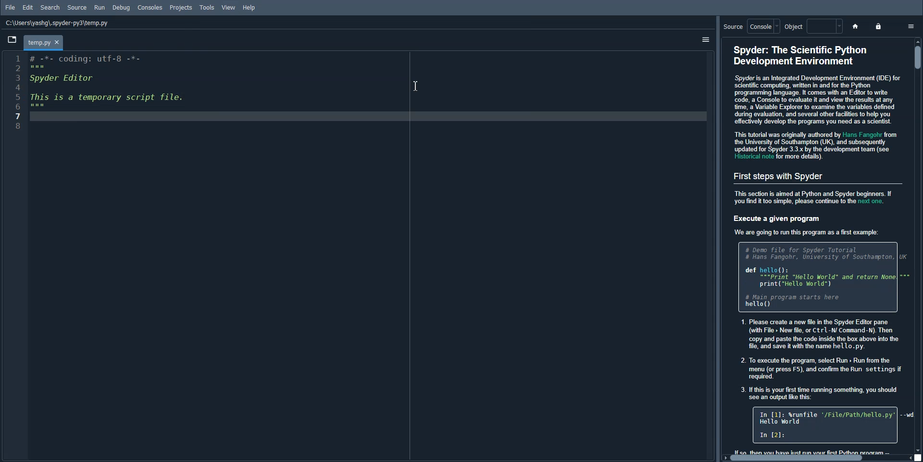 Image resolution: width=923 pixels, height=462 pixels. I want to click on Search, so click(50, 8).